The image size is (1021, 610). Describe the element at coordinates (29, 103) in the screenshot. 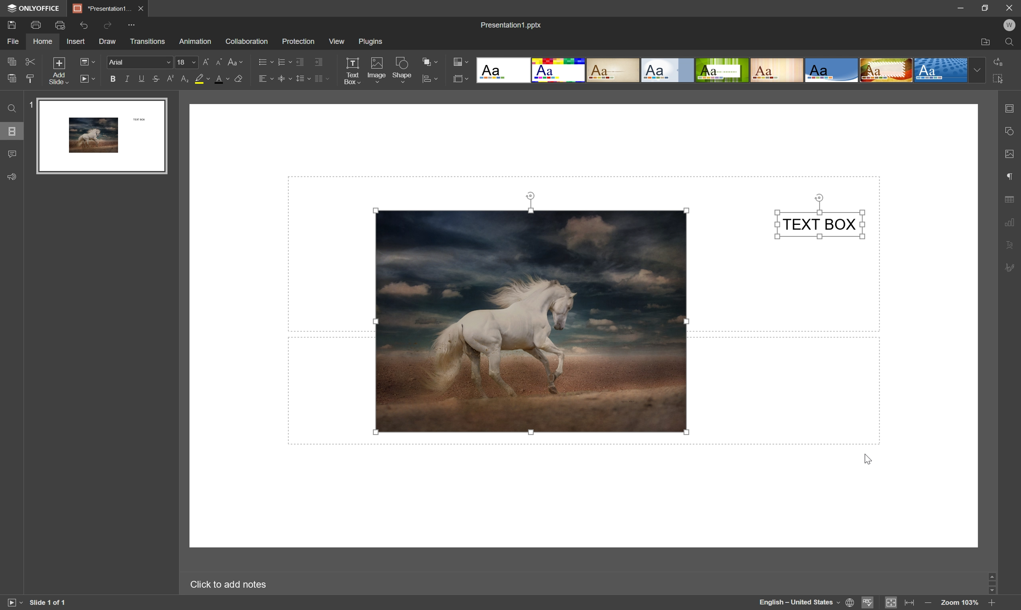

I see `1` at that location.